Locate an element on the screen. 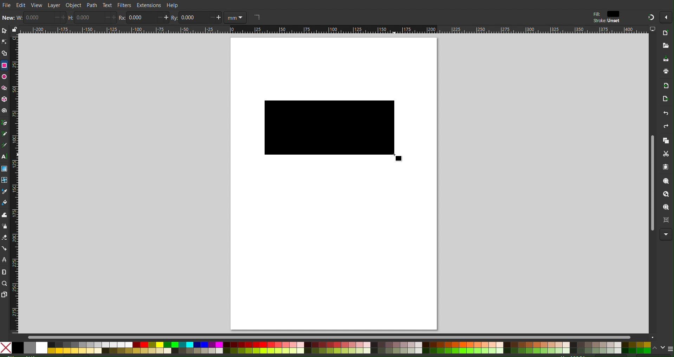  lock is located at coordinates (14, 28).